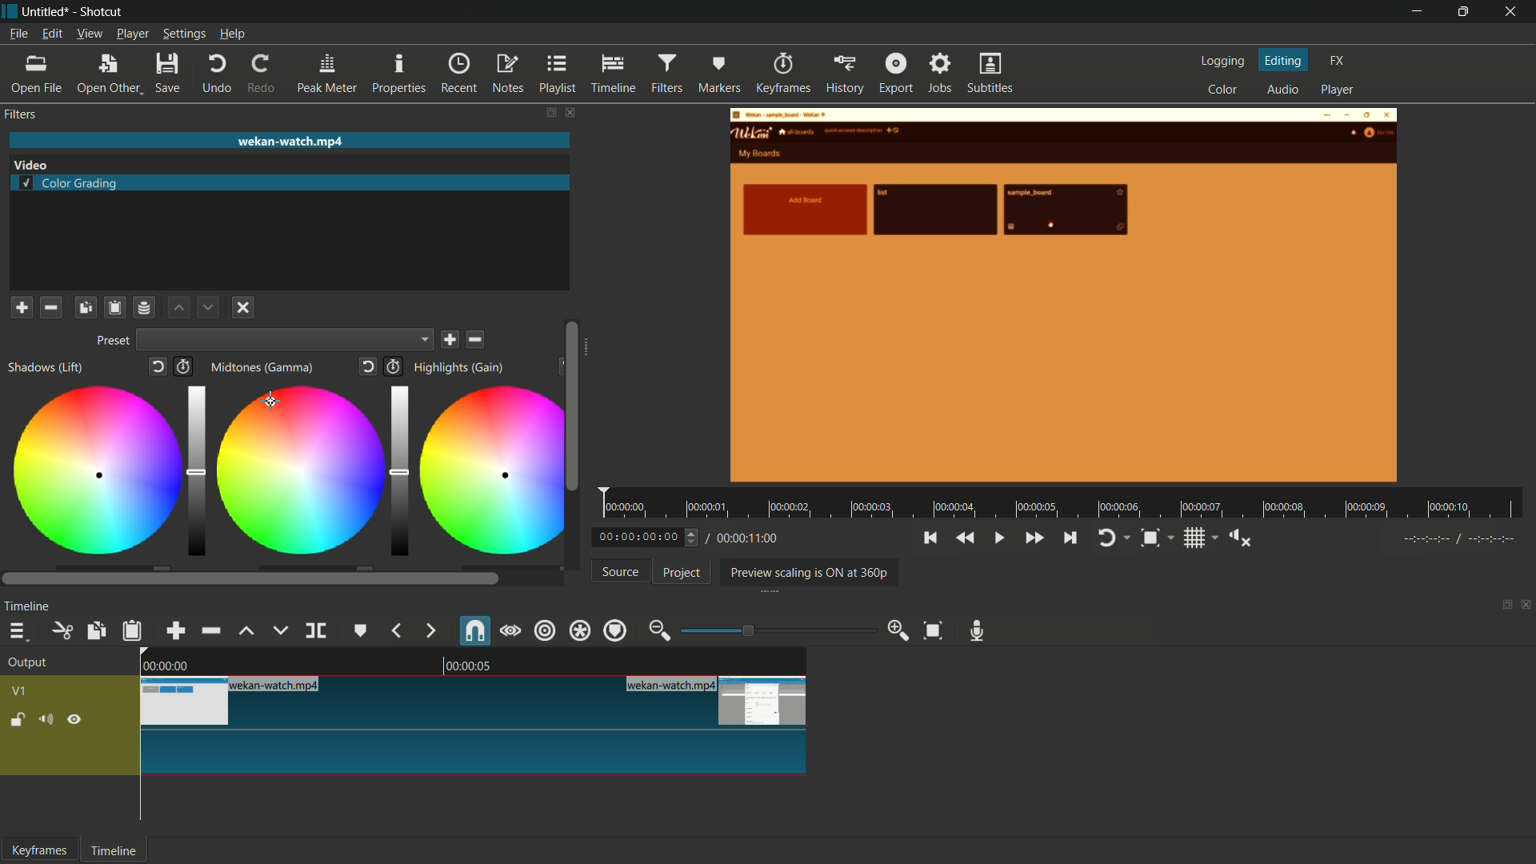 The height and width of the screenshot is (864, 1536). What do you see at coordinates (978, 631) in the screenshot?
I see `record audio` at bounding box center [978, 631].